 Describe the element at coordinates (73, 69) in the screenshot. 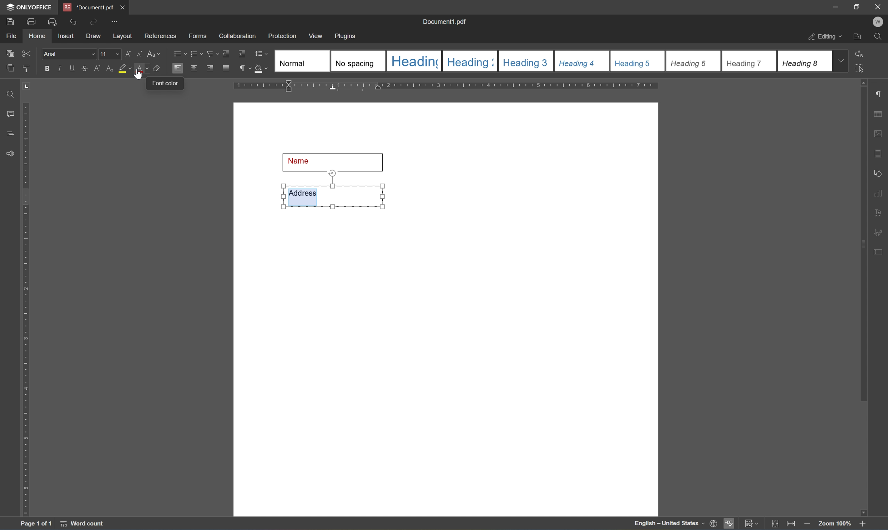

I see `underline` at that location.